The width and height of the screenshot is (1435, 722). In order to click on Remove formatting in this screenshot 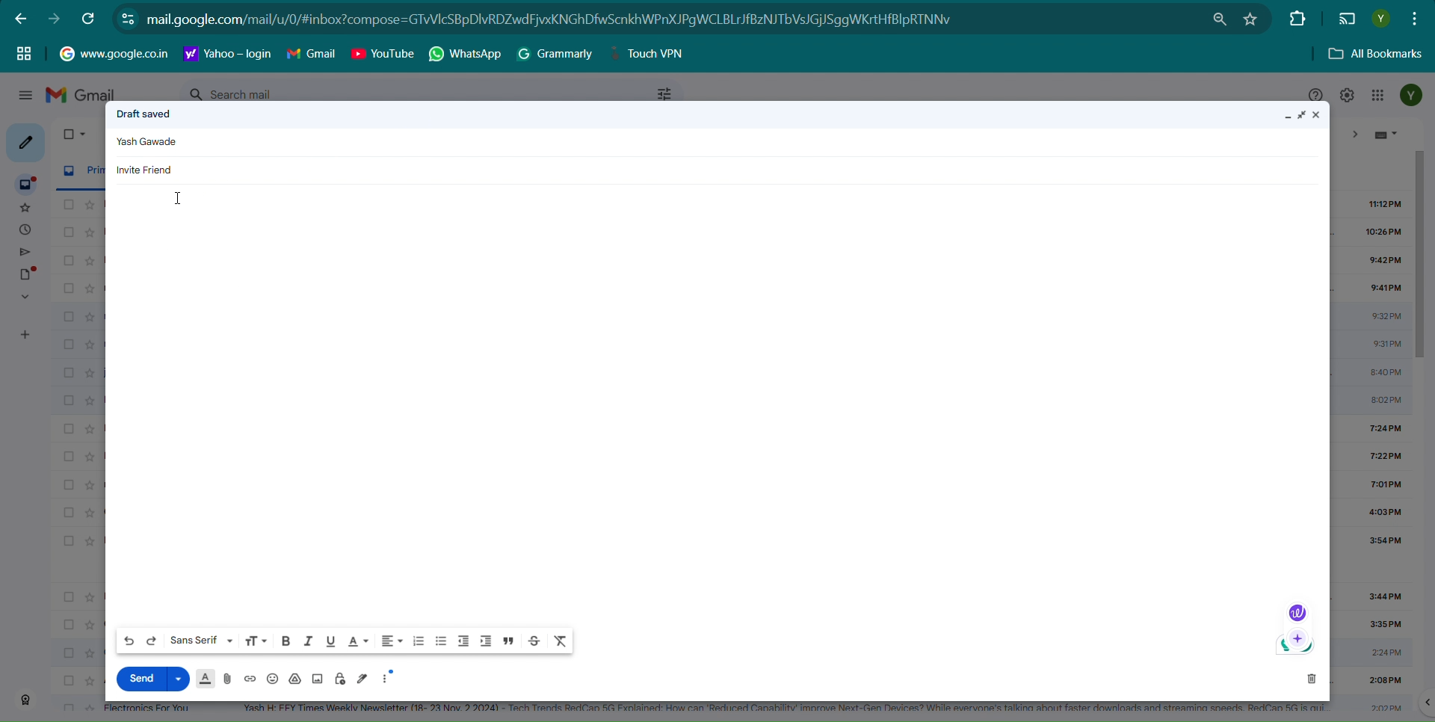, I will do `click(561, 641)`.